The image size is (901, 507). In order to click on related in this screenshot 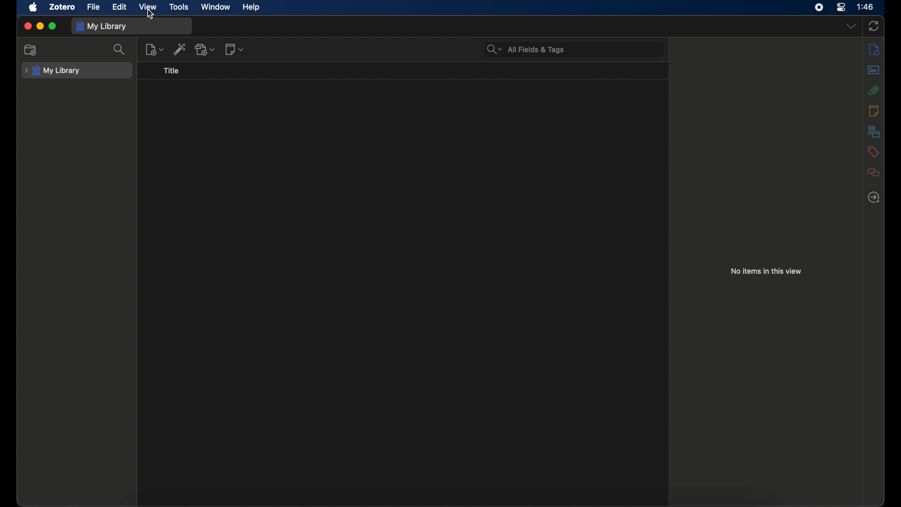, I will do `click(873, 172)`.